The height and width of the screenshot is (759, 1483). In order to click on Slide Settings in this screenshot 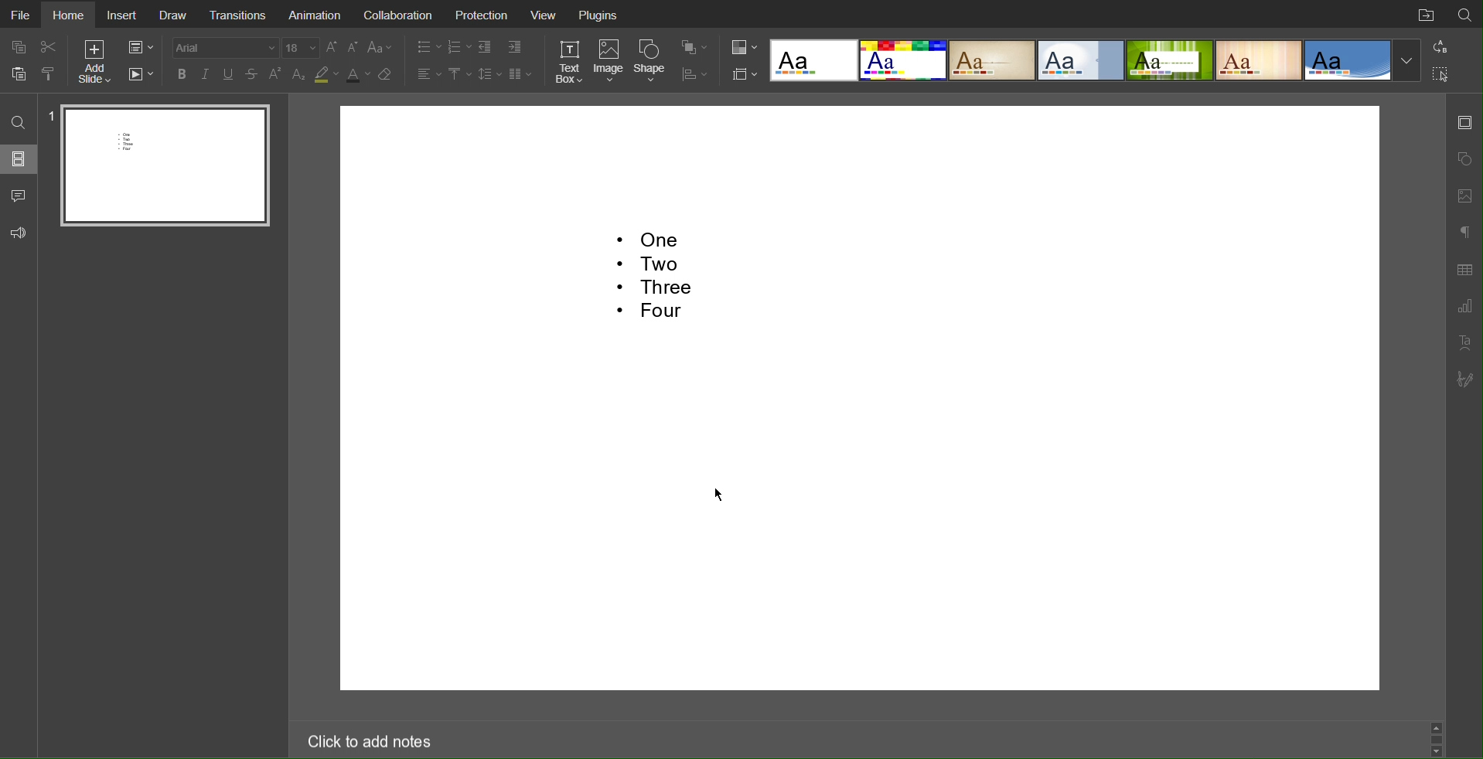, I will do `click(1465, 123)`.